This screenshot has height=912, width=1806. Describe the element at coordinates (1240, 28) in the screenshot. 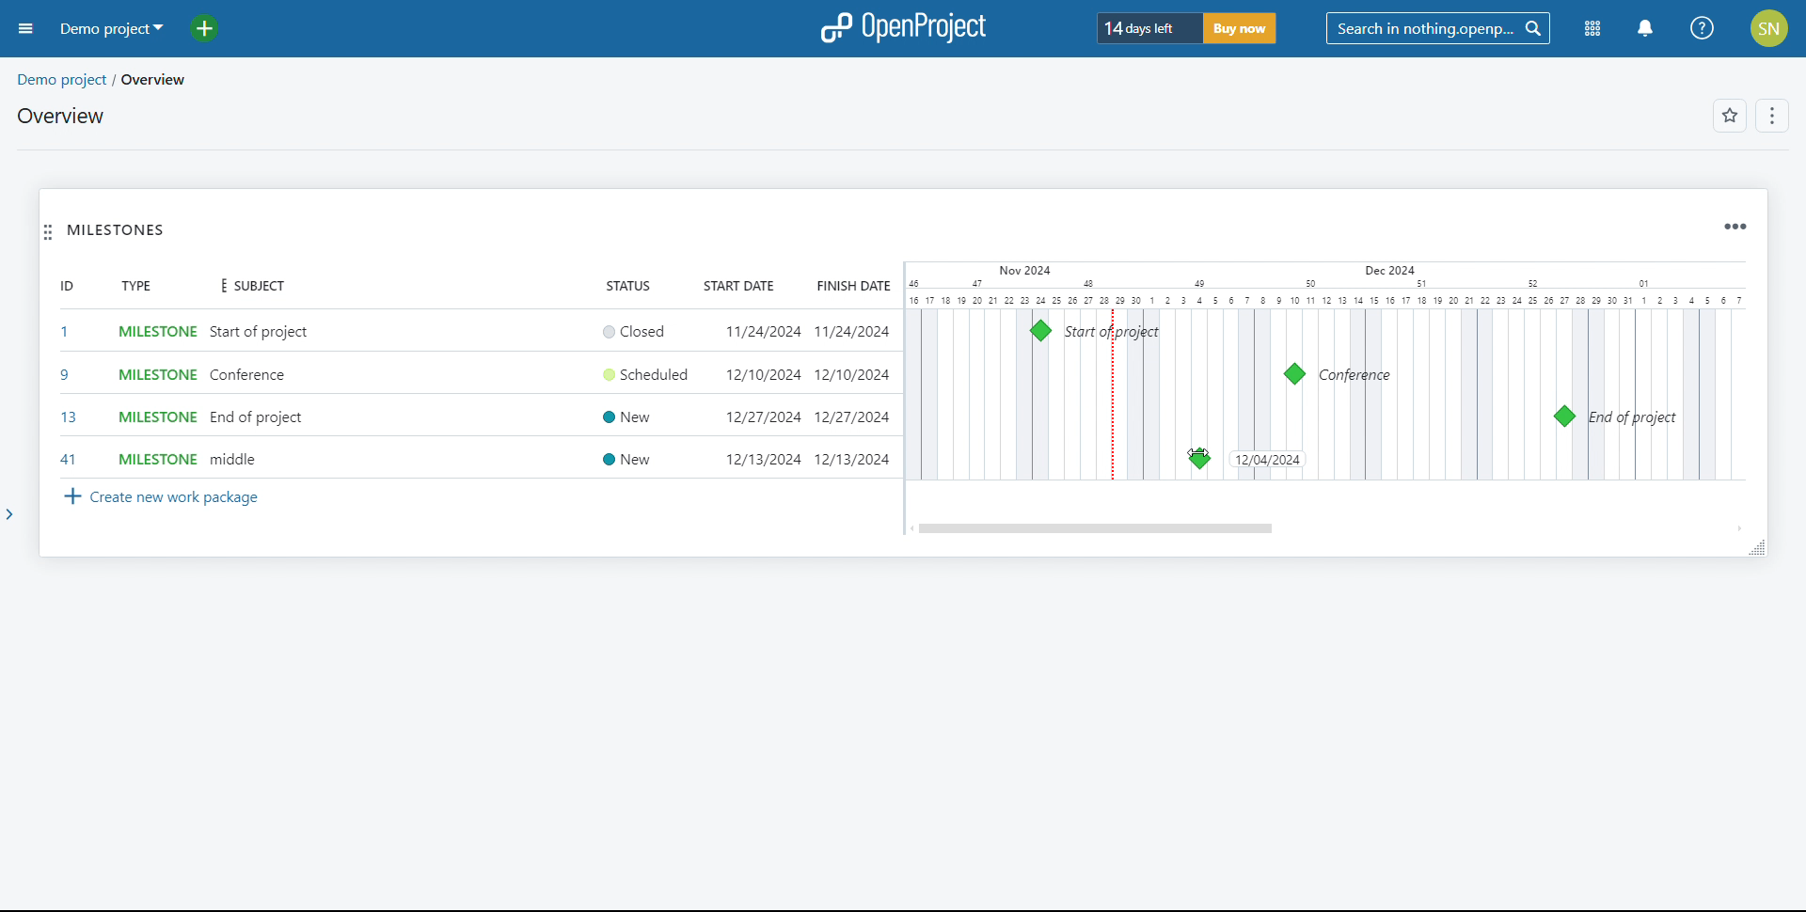

I see `buy now` at that location.